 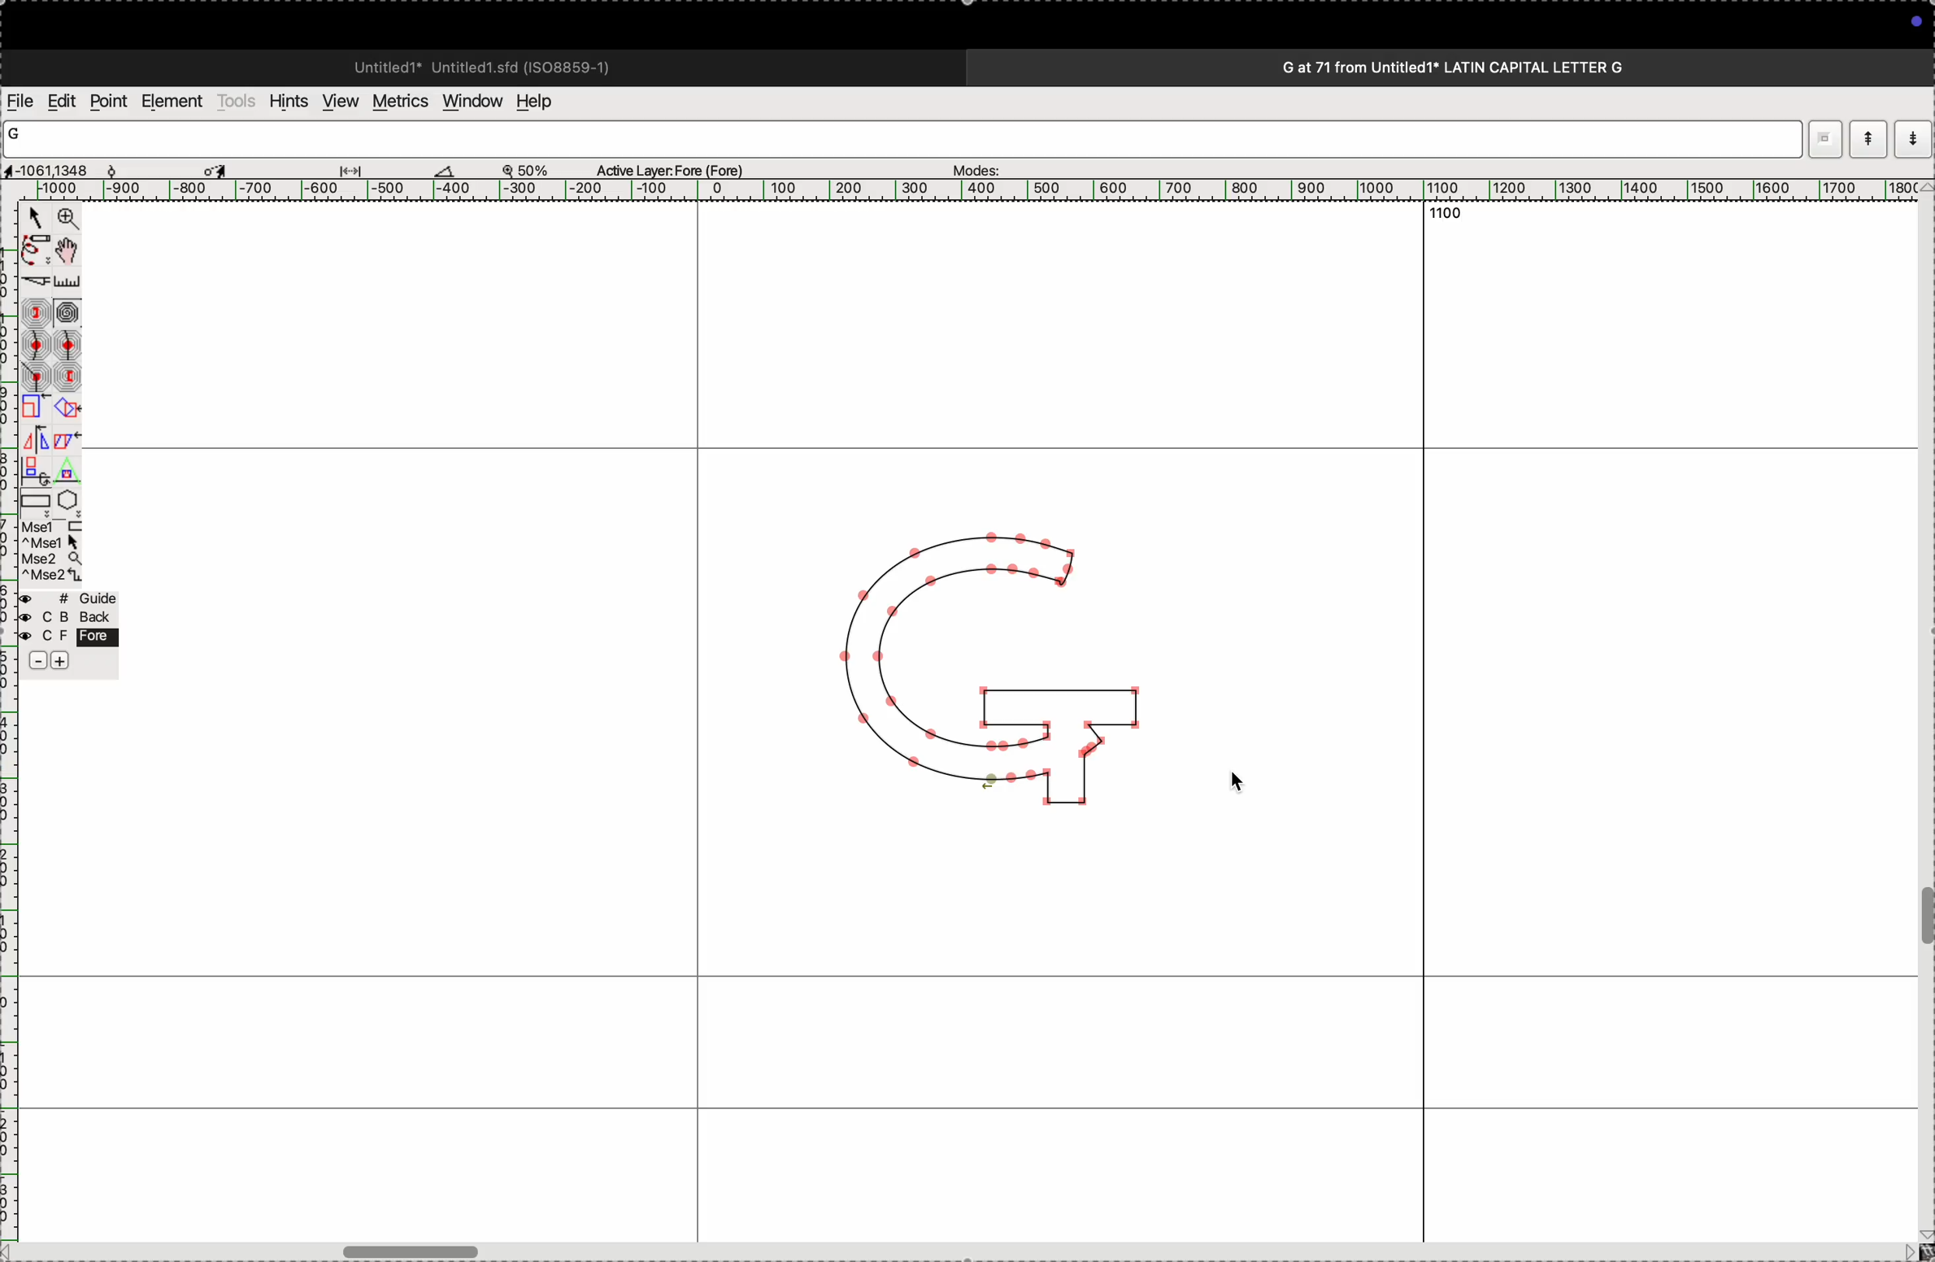 What do you see at coordinates (38, 659) in the screenshot?
I see `decrease` at bounding box center [38, 659].